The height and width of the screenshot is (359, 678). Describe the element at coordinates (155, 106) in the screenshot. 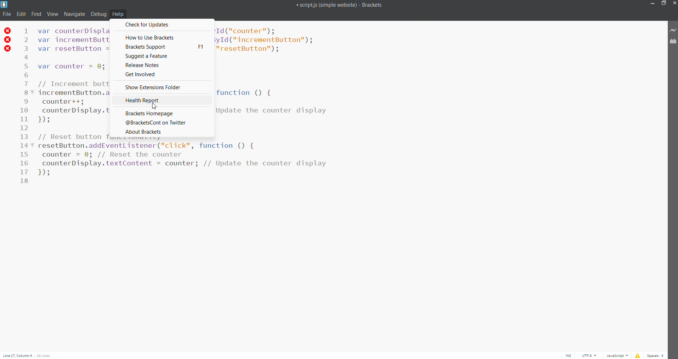

I see `cursor` at that location.